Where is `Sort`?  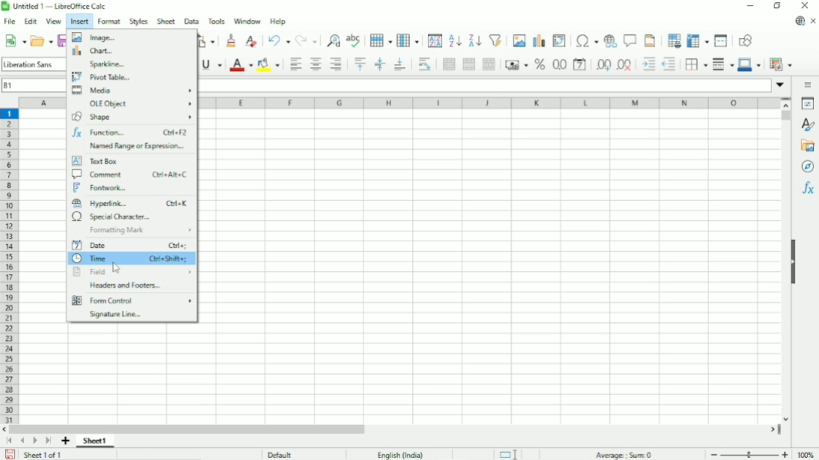 Sort is located at coordinates (436, 40).